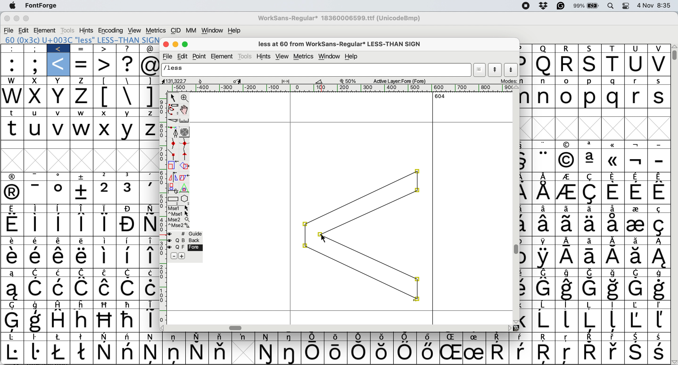 Image resolution: width=678 pixels, height=365 pixels. Describe the element at coordinates (587, 337) in the screenshot. I see `Symbol` at that location.